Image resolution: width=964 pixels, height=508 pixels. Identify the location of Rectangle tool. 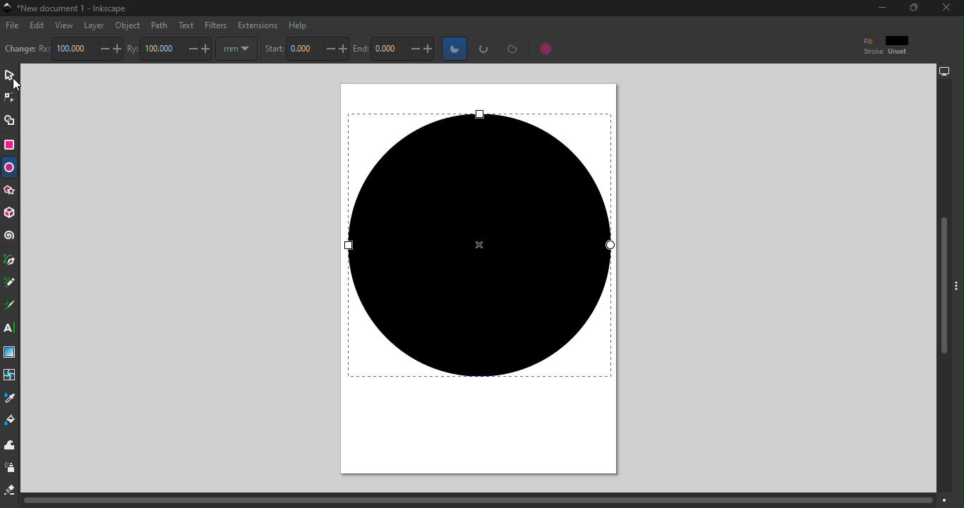
(11, 145).